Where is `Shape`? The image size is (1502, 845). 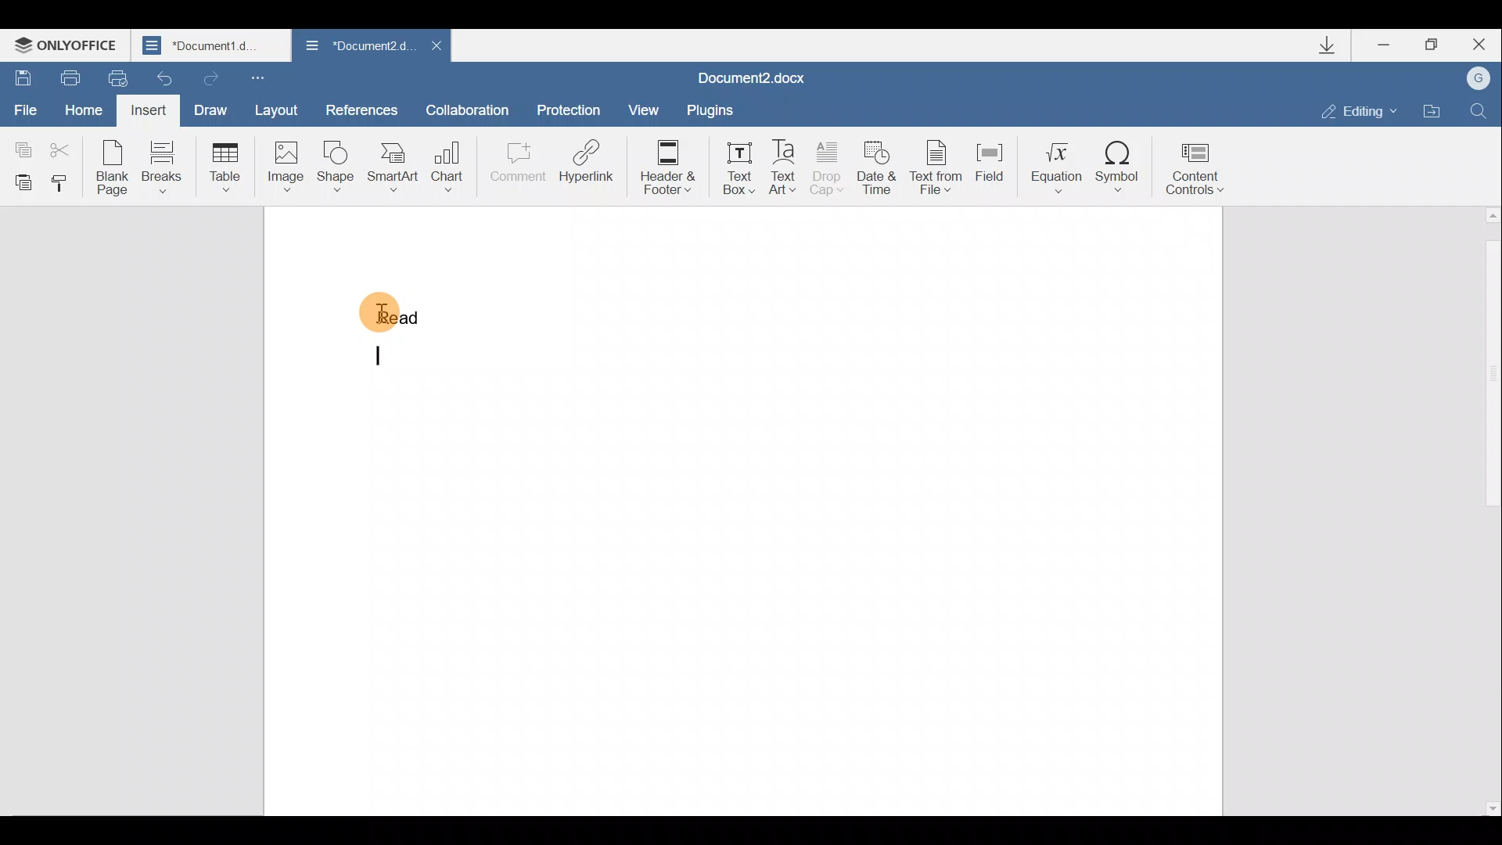
Shape is located at coordinates (333, 167).